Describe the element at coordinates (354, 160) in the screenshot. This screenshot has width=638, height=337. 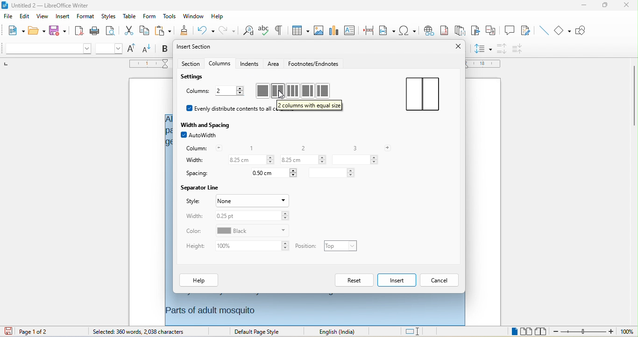
I see `column 3 width` at that location.